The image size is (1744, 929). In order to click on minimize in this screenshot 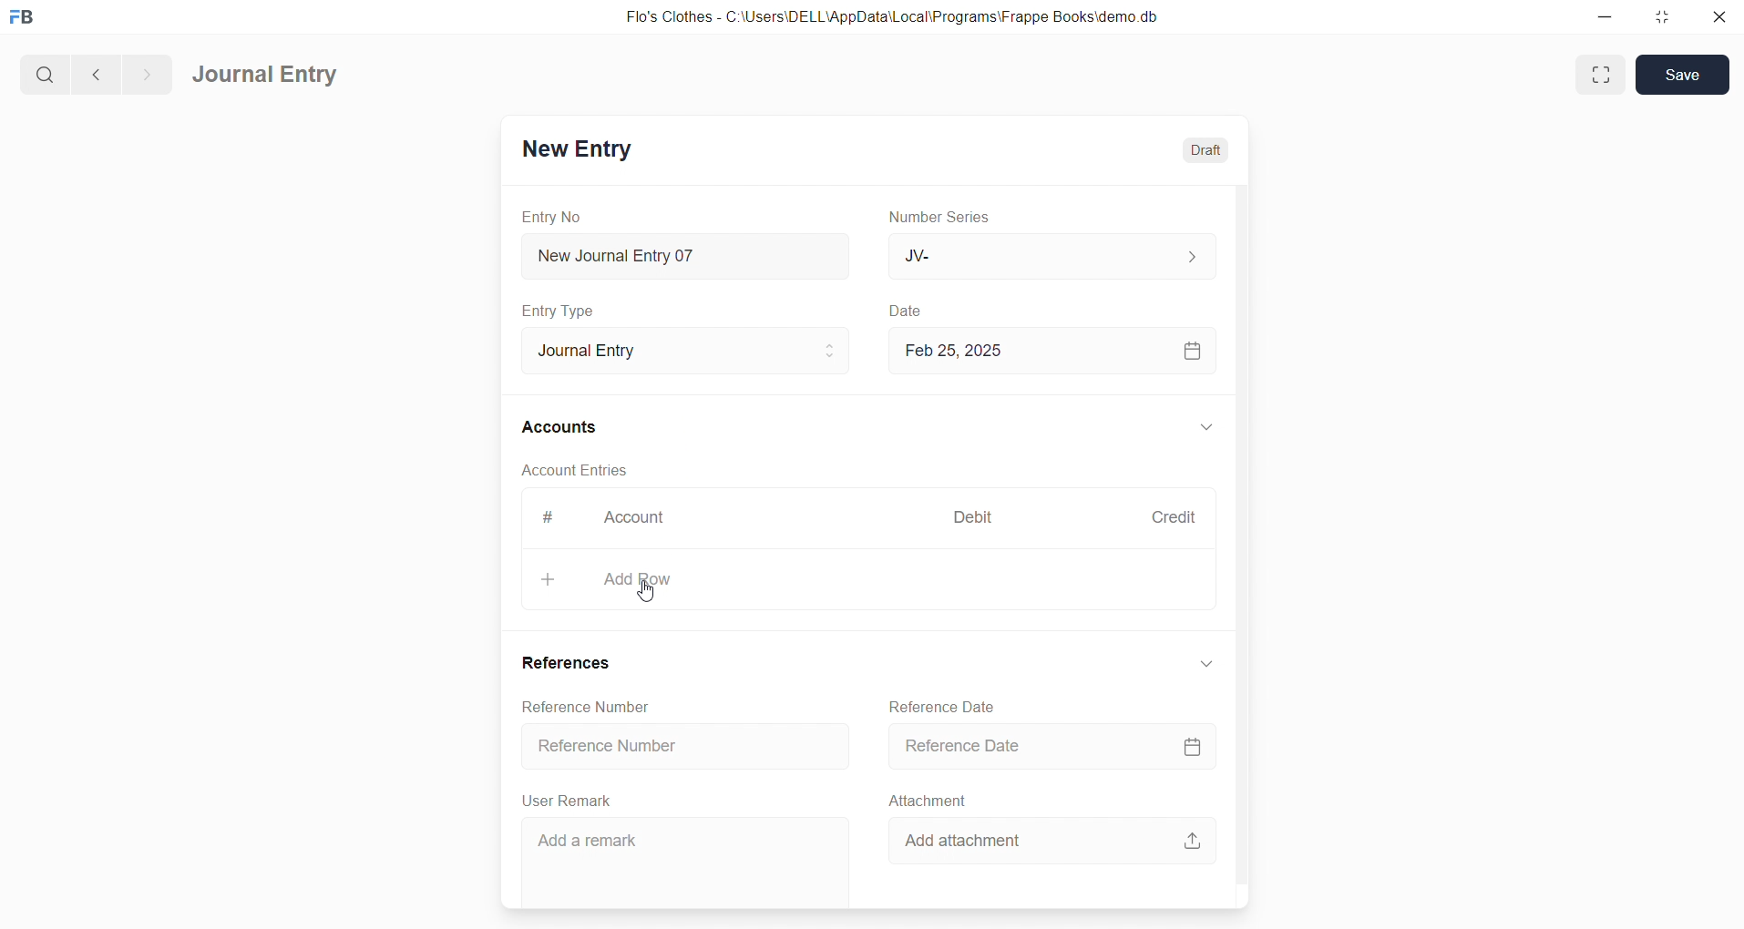, I will do `click(1604, 18)`.